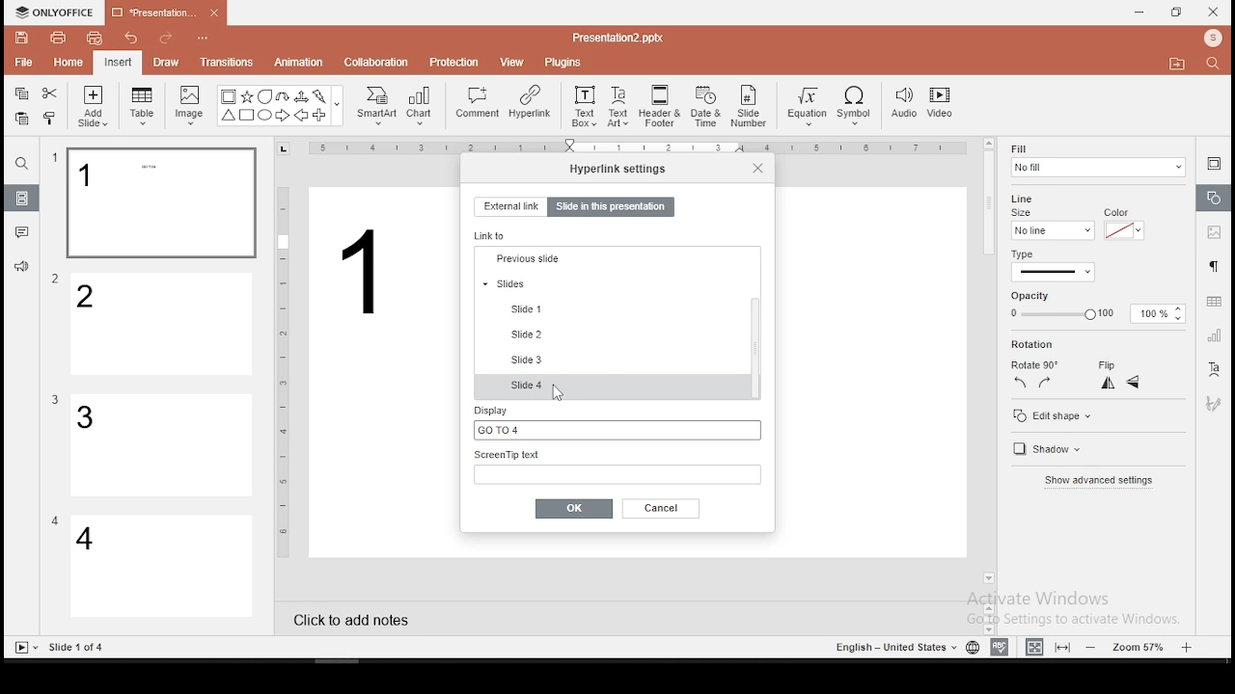 The height and width of the screenshot is (694, 1235). I want to click on Profile, so click(1215, 39).